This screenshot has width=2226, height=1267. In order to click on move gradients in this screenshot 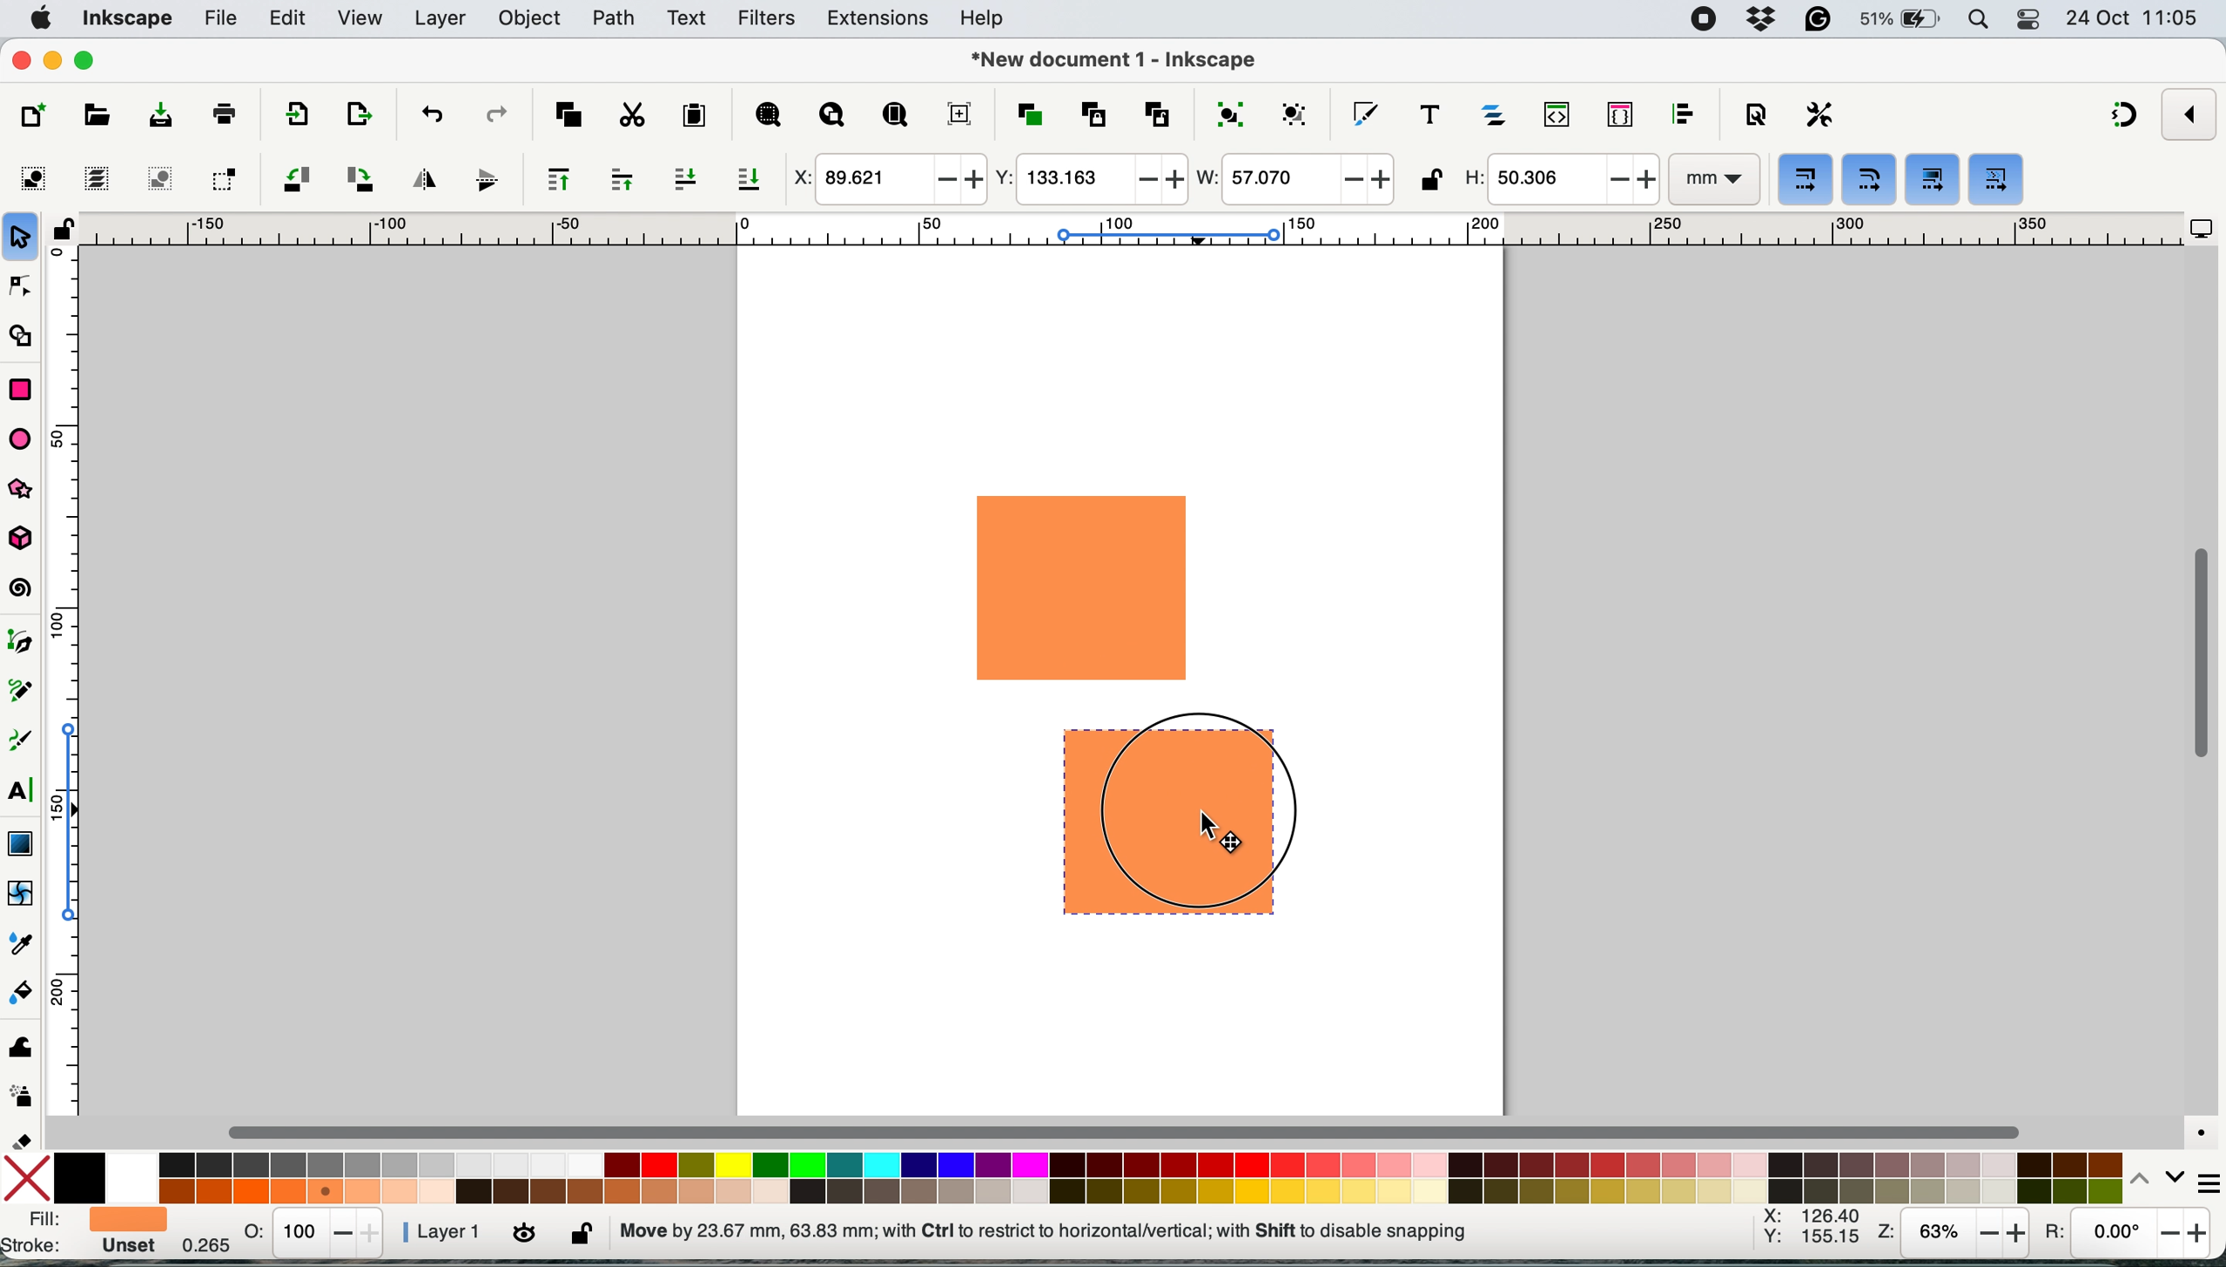, I will do `click(1934, 178)`.